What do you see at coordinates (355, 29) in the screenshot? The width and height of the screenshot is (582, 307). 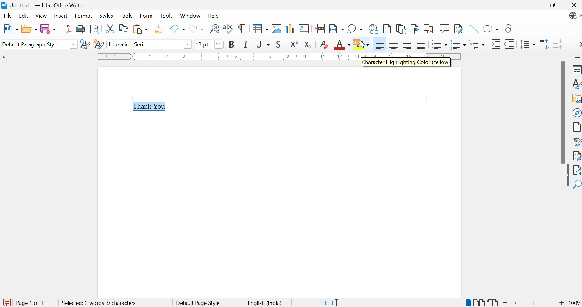 I see `Insert Special Characters` at bounding box center [355, 29].